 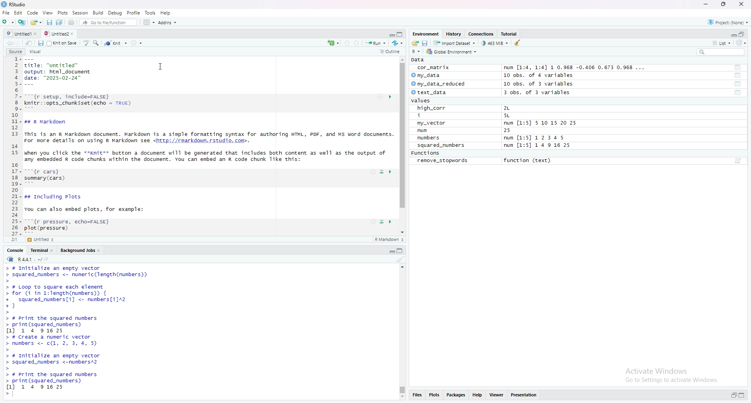 What do you see at coordinates (537, 146) in the screenshot?
I see `num [1:5] 1 4 9 16 25` at bounding box center [537, 146].